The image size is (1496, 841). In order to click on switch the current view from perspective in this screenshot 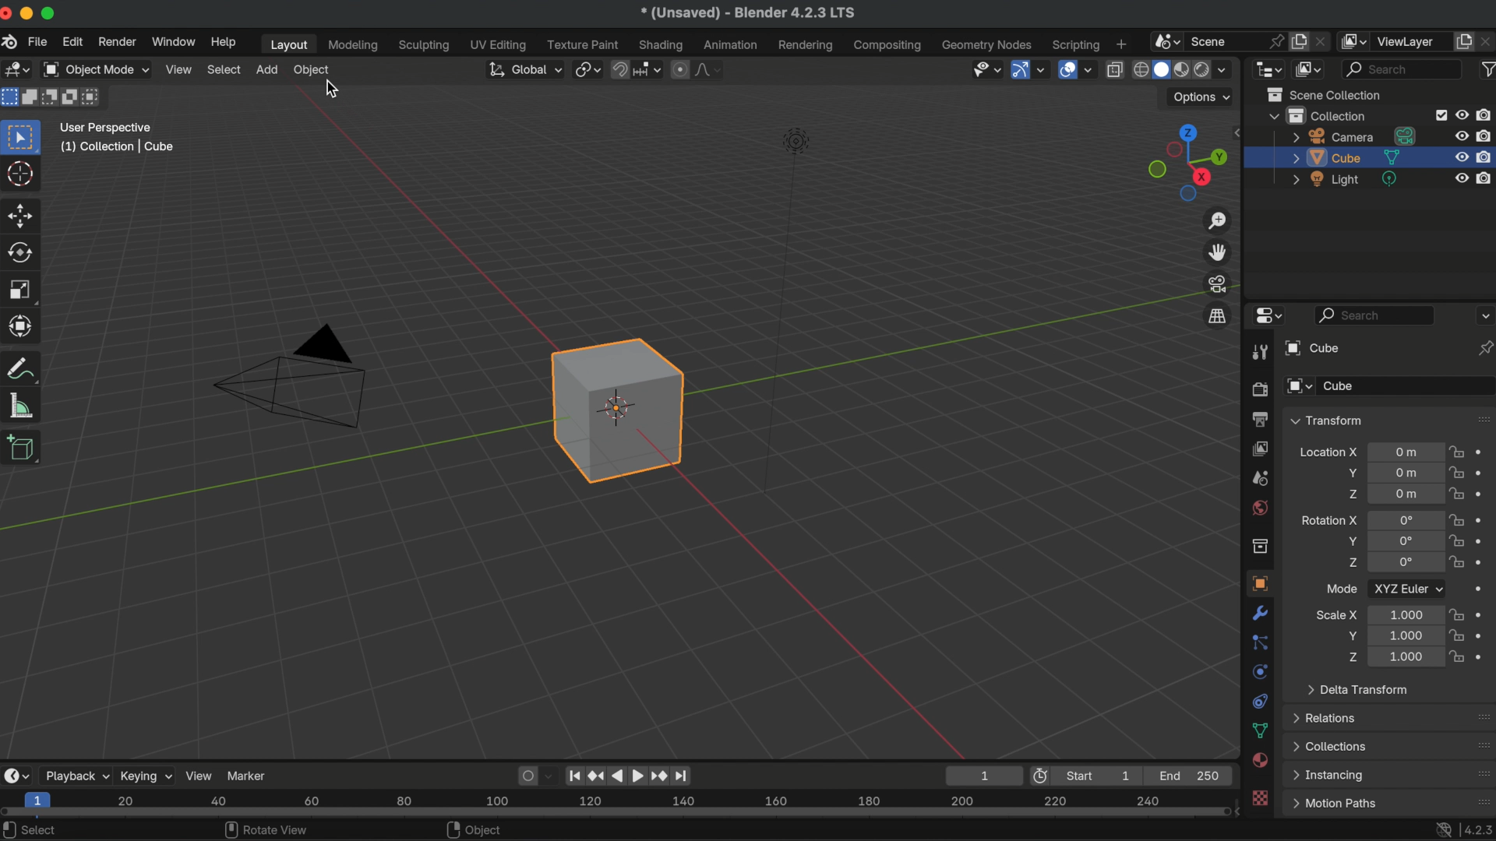, I will do `click(1216, 315)`.